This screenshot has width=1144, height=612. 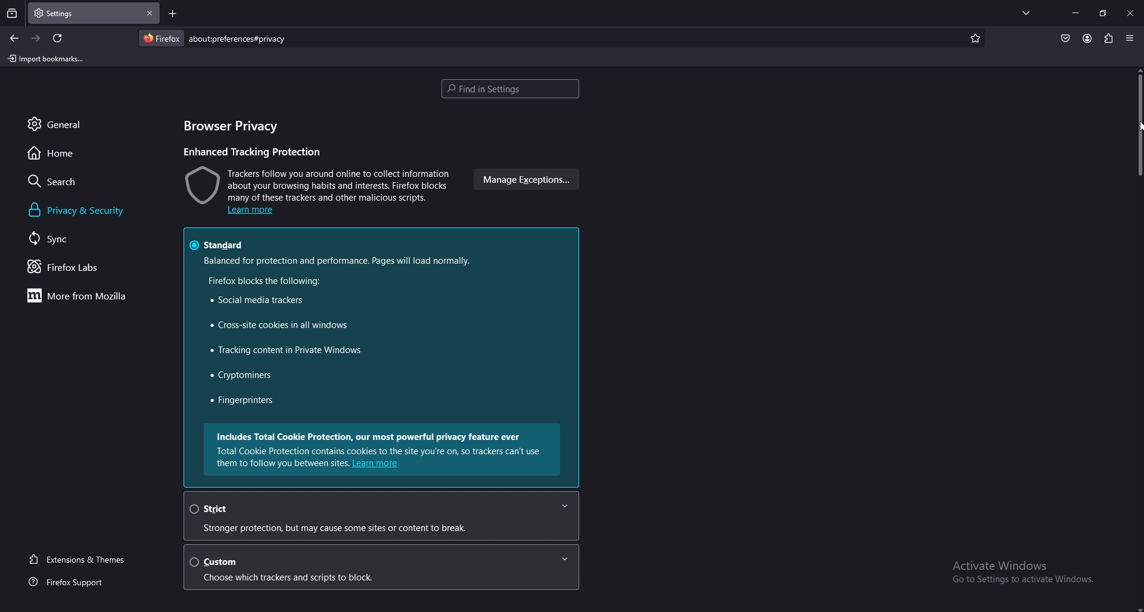 I want to click on minimize, so click(x=1077, y=13).